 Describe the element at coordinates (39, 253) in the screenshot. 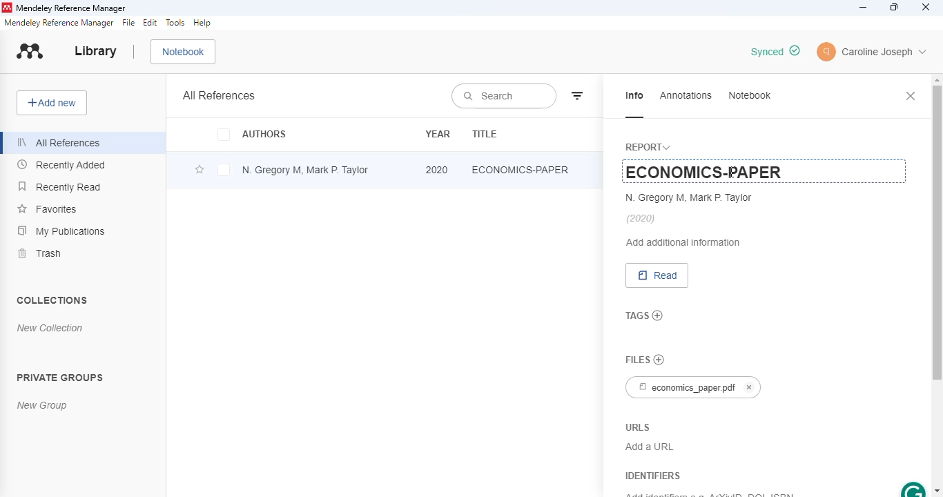

I see `trash` at that location.